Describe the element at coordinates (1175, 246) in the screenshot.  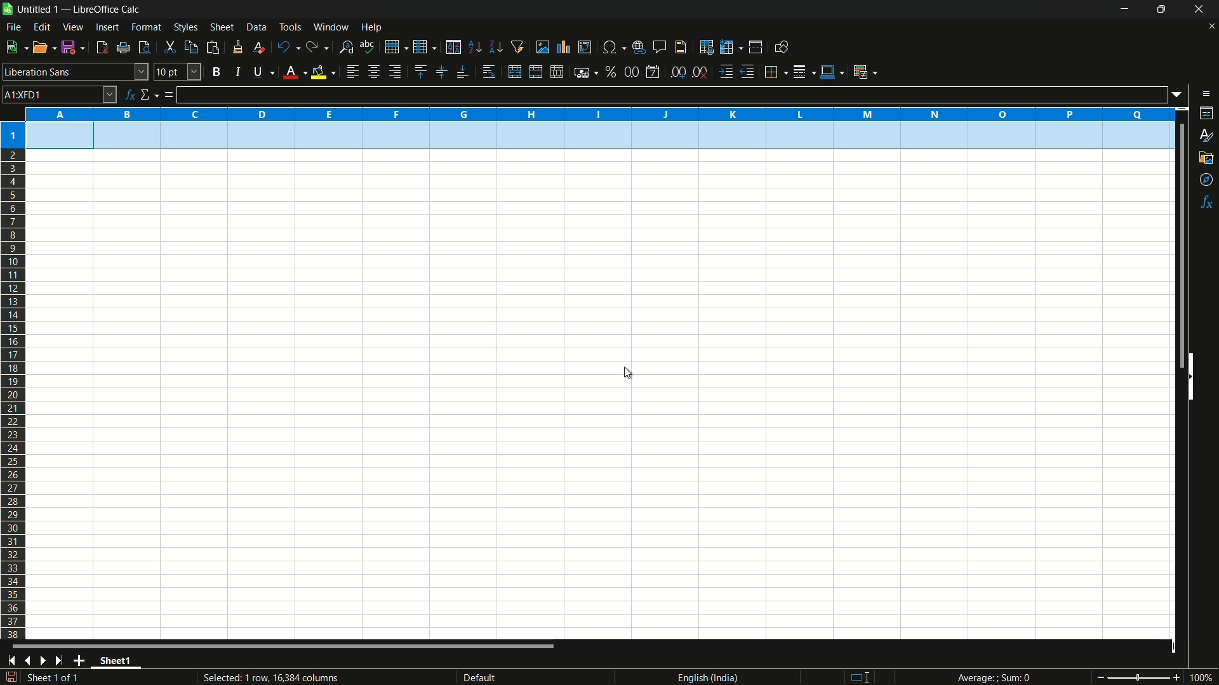
I see `scroll bar` at that location.